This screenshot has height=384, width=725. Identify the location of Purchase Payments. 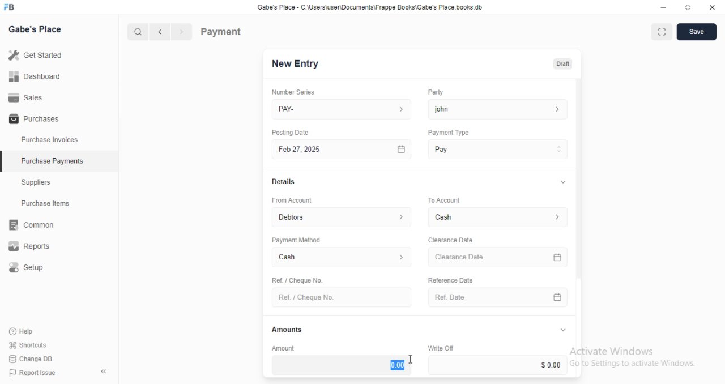
(52, 161).